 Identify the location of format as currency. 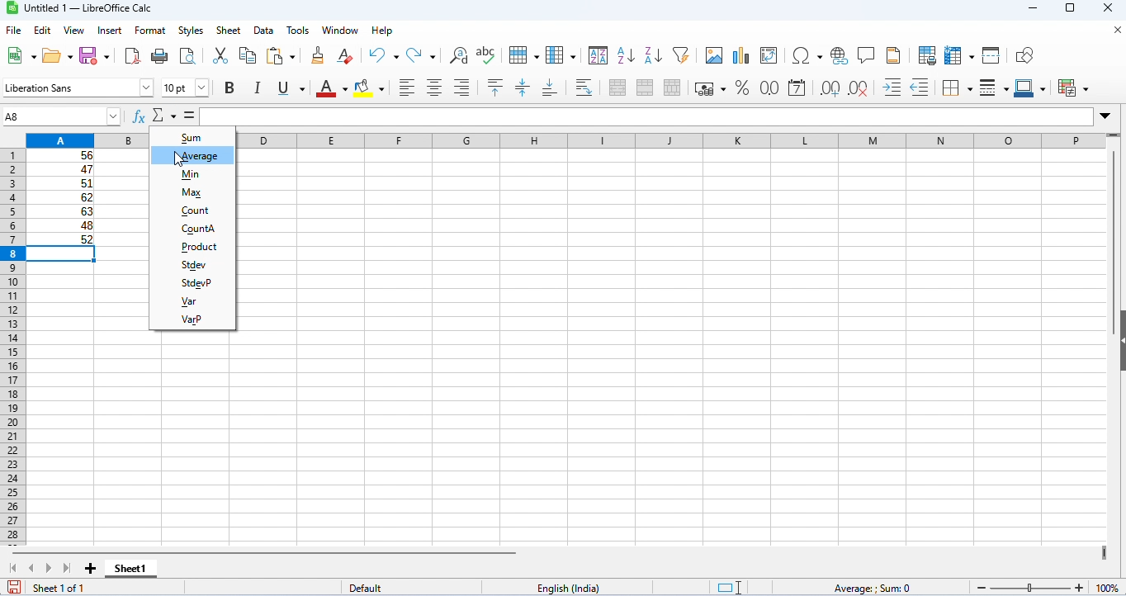
(710, 88).